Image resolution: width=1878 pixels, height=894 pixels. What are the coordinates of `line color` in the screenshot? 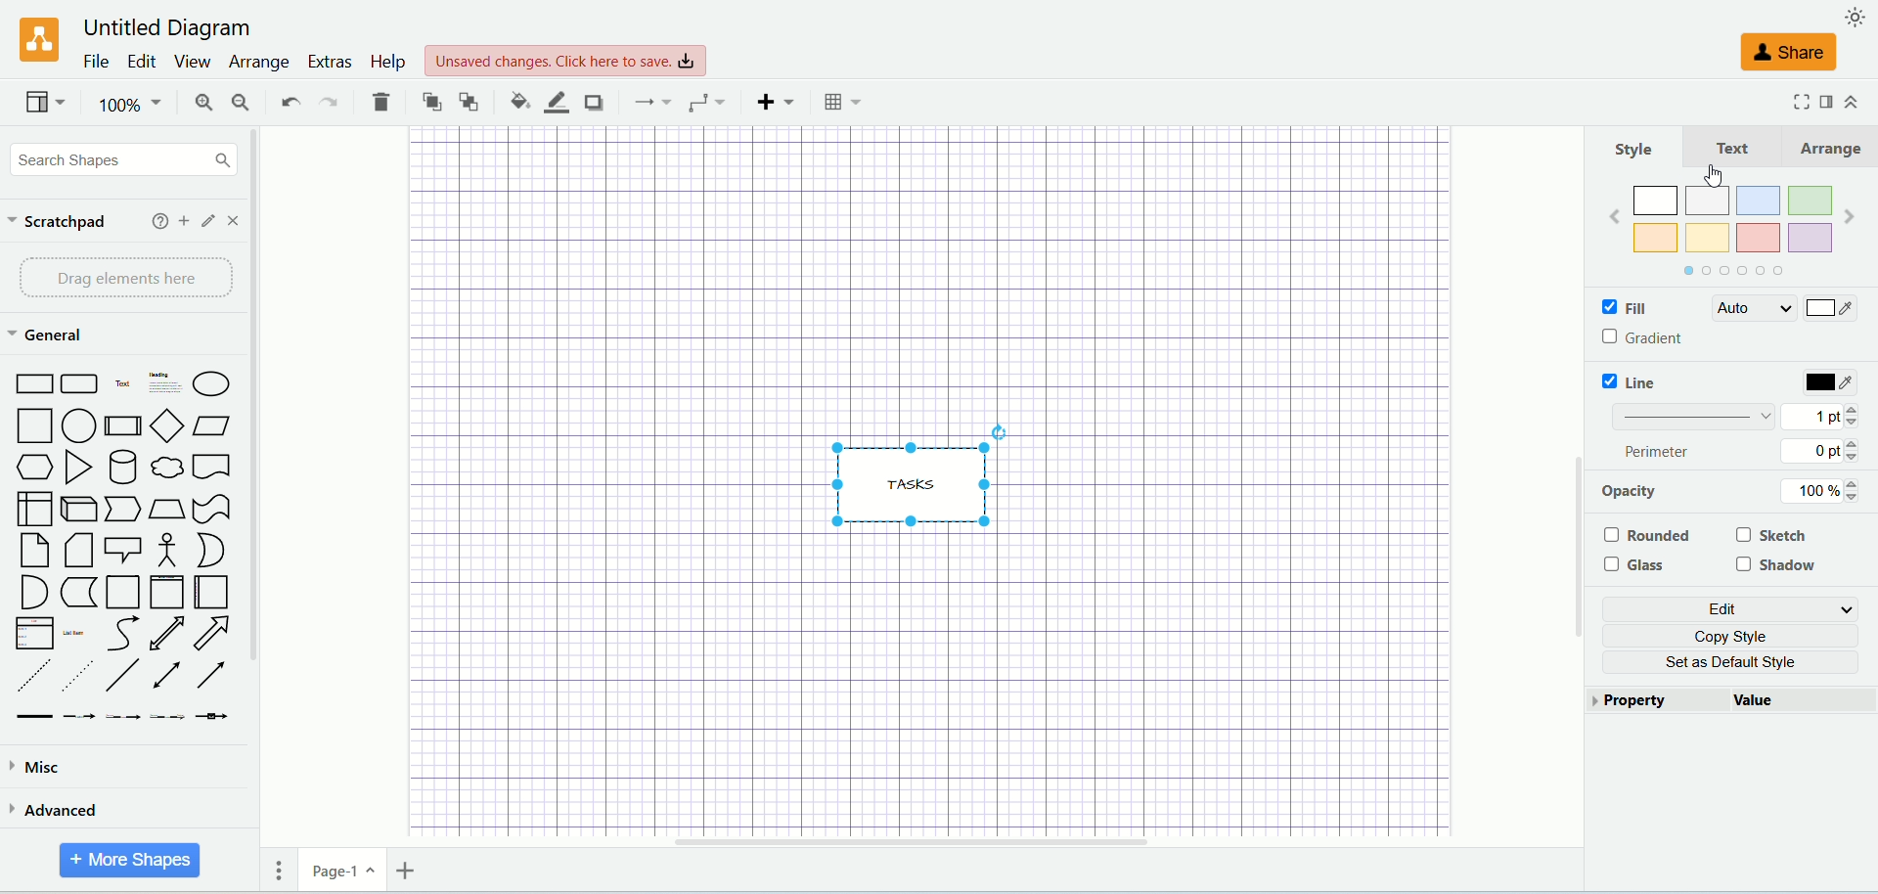 It's located at (550, 101).